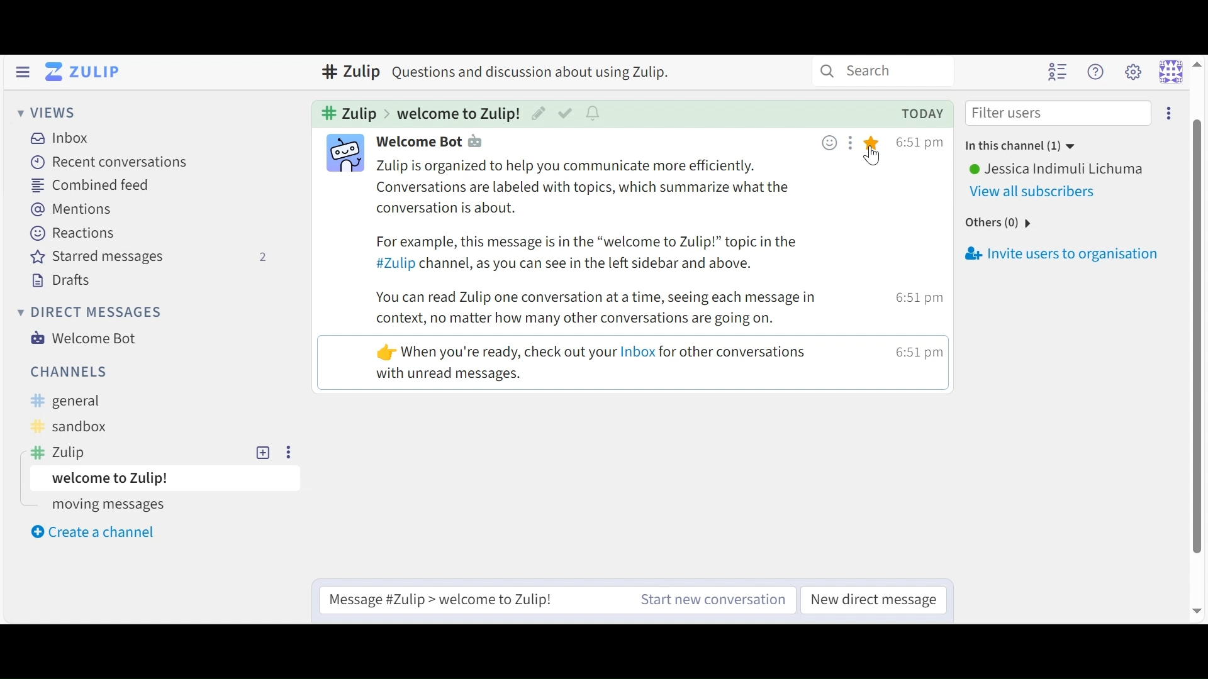 The width and height of the screenshot is (1208, 679). I want to click on Star this message, so click(871, 141).